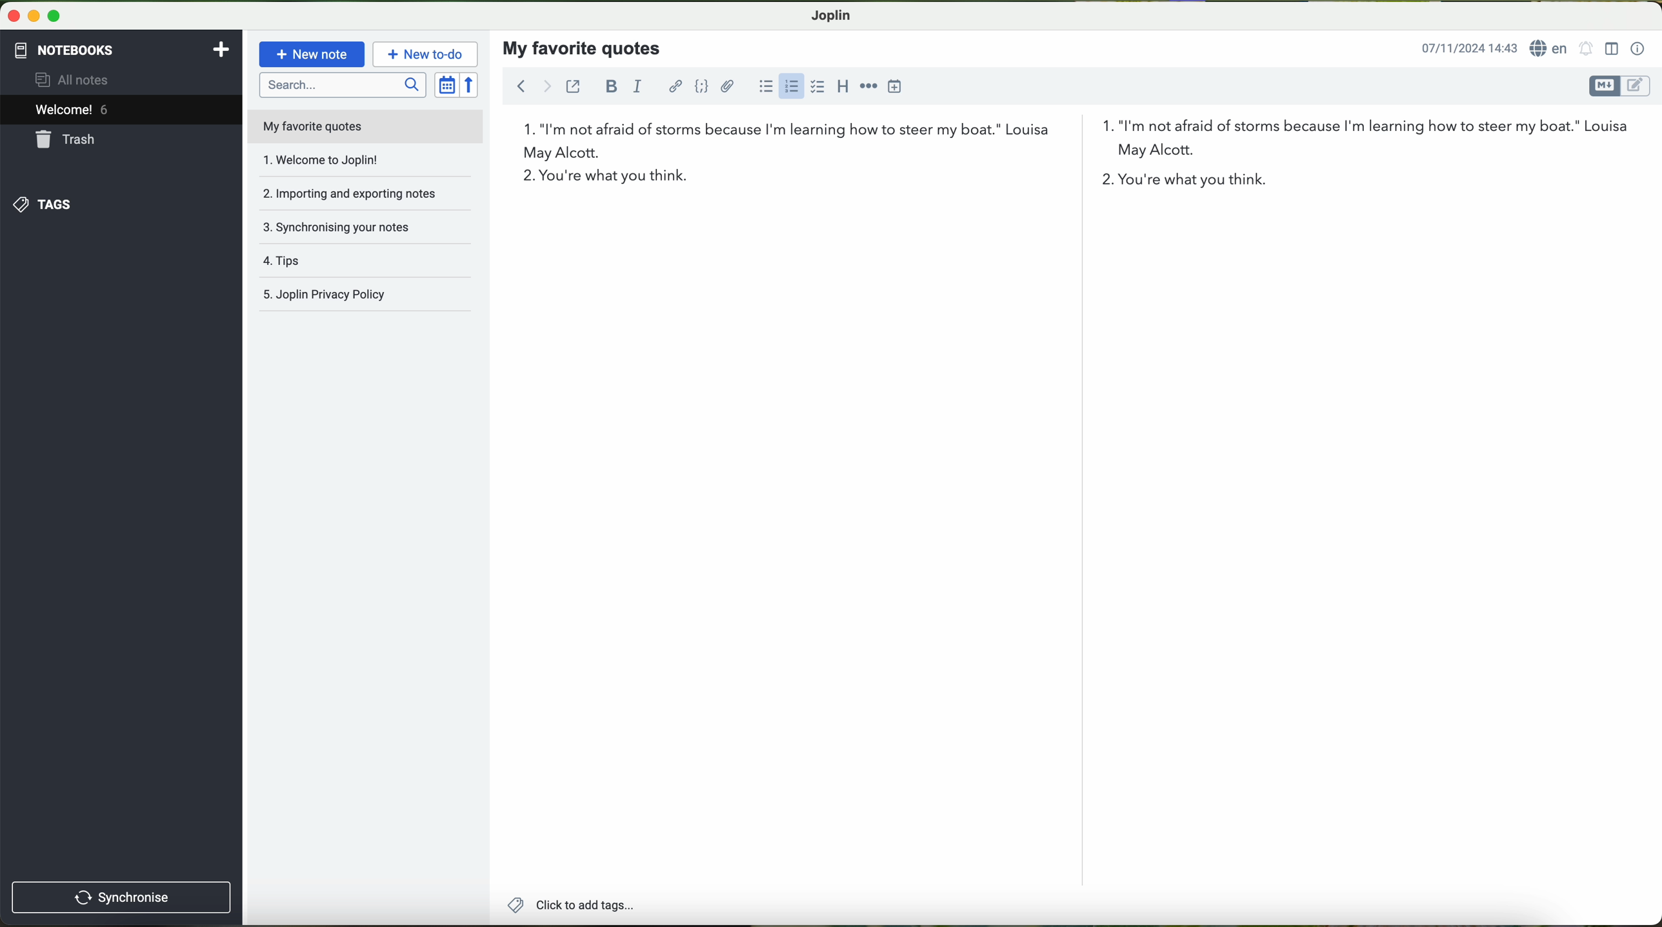 Image resolution: width=1662 pixels, height=927 pixels. What do you see at coordinates (1075, 140) in the screenshot?
I see `first quote` at bounding box center [1075, 140].